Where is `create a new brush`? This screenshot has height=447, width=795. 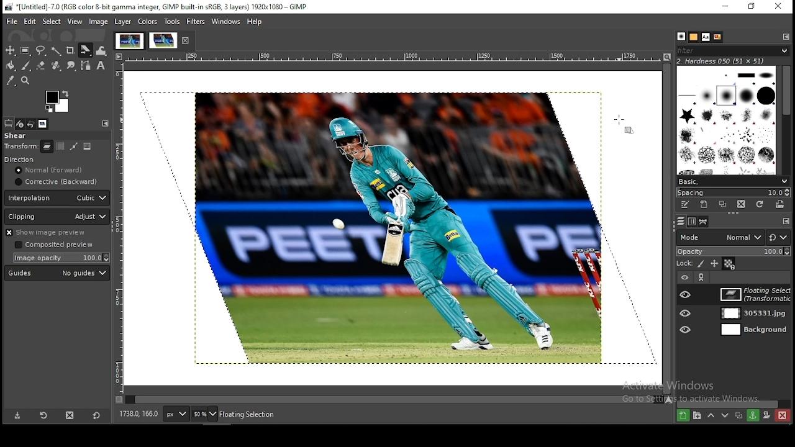 create a new brush is located at coordinates (703, 204).